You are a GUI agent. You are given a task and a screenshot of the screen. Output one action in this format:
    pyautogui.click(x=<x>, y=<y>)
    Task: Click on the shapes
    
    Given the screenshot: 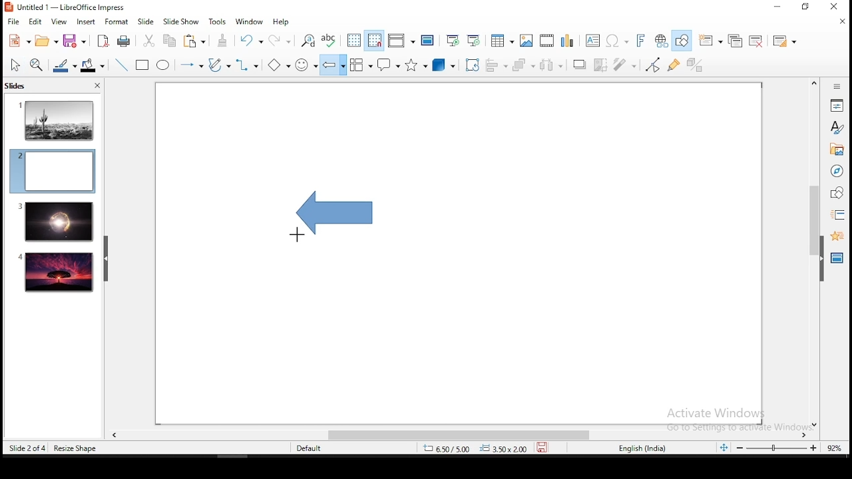 What is the action you would take?
    pyautogui.click(x=835, y=193)
    